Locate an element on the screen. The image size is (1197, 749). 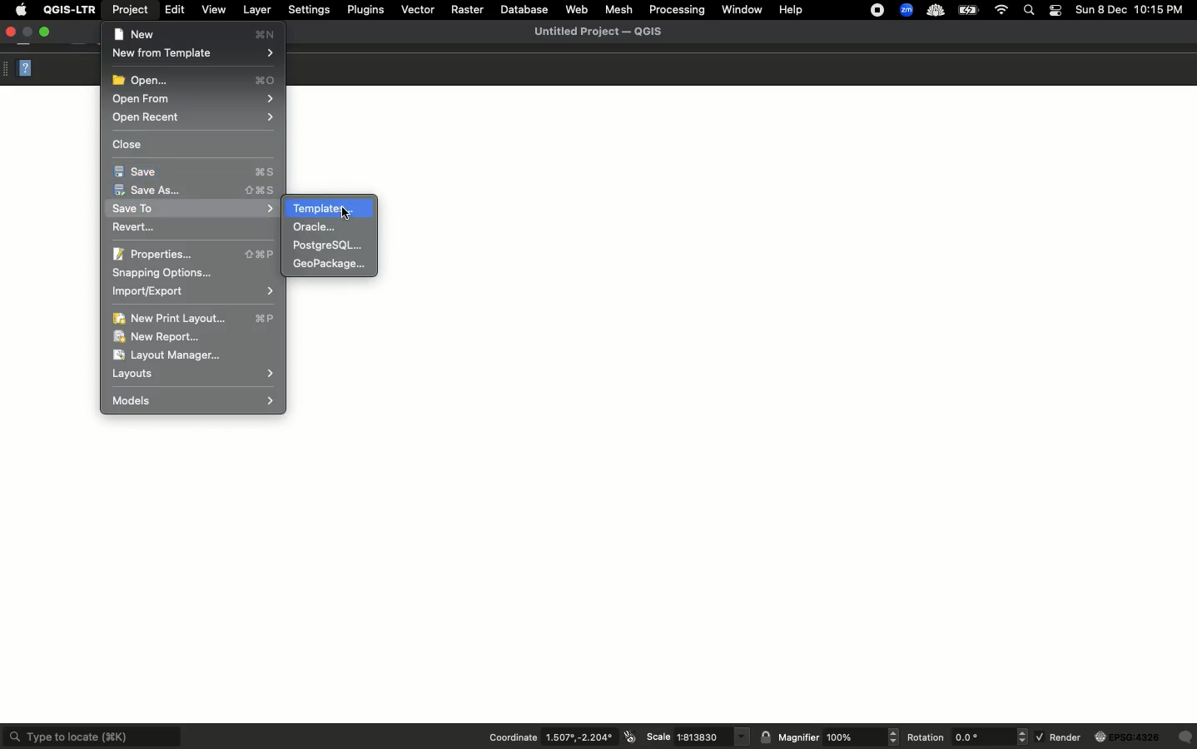
Processing is located at coordinates (677, 8).